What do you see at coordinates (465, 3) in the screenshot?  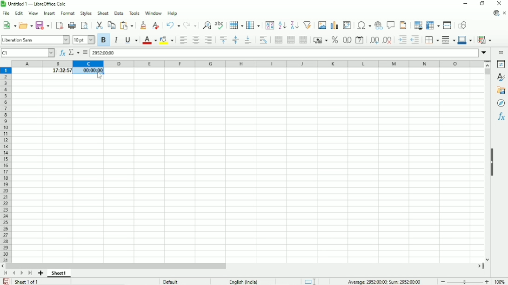 I see `Minimize` at bounding box center [465, 3].